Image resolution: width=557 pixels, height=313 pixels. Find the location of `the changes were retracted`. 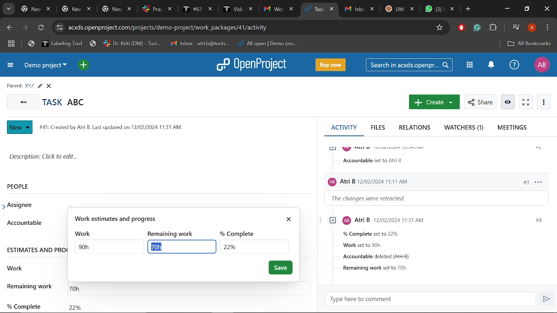

the changes were retracted is located at coordinates (374, 199).